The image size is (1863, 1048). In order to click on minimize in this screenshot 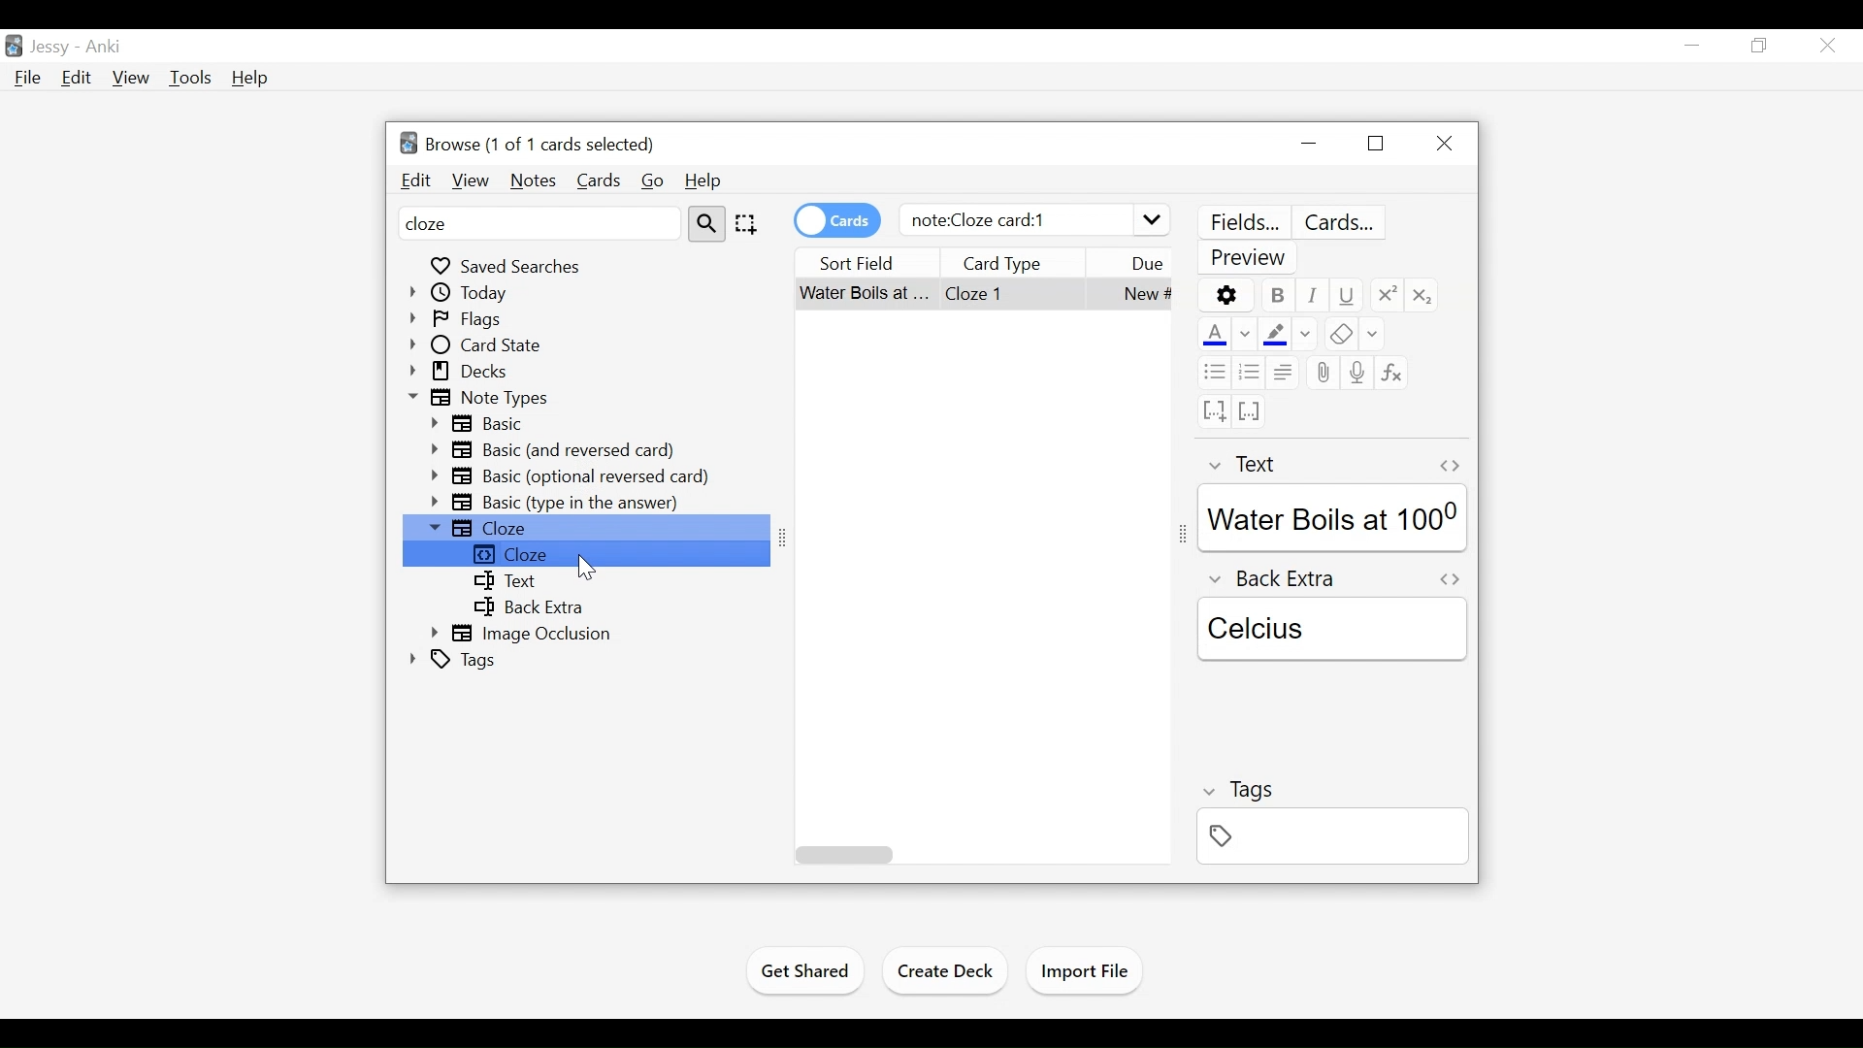, I will do `click(1312, 143)`.